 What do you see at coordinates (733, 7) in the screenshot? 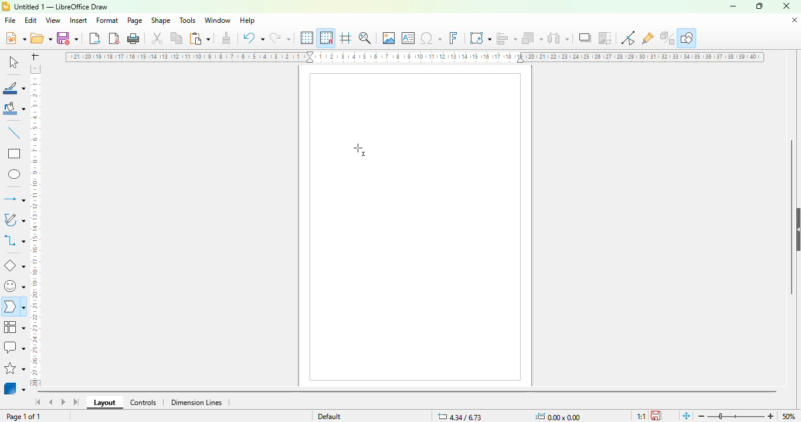
I see `minimize` at bounding box center [733, 7].